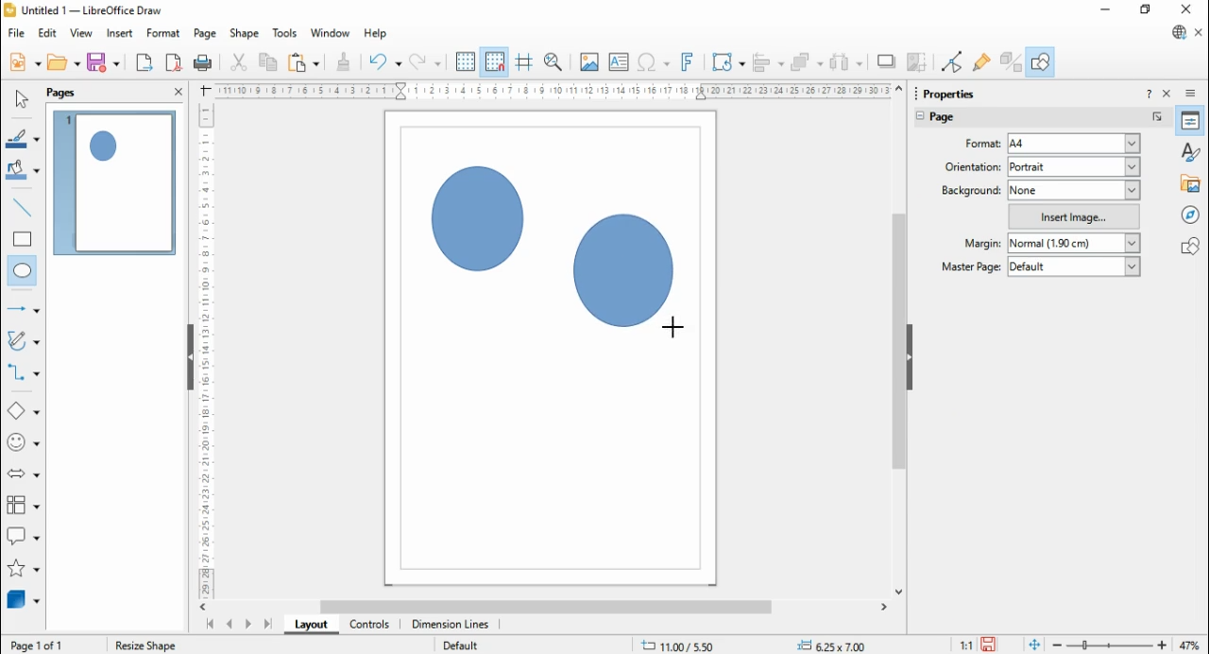 This screenshot has width=1209, height=654. What do you see at coordinates (344, 61) in the screenshot?
I see `clone formatting` at bounding box center [344, 61].